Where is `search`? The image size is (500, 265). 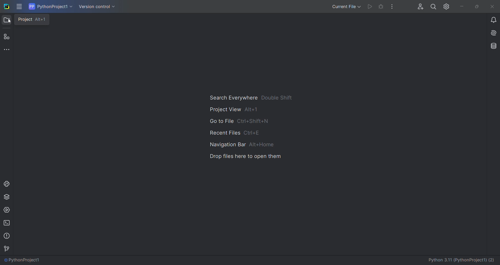 search is located at coordinates (433, 6).